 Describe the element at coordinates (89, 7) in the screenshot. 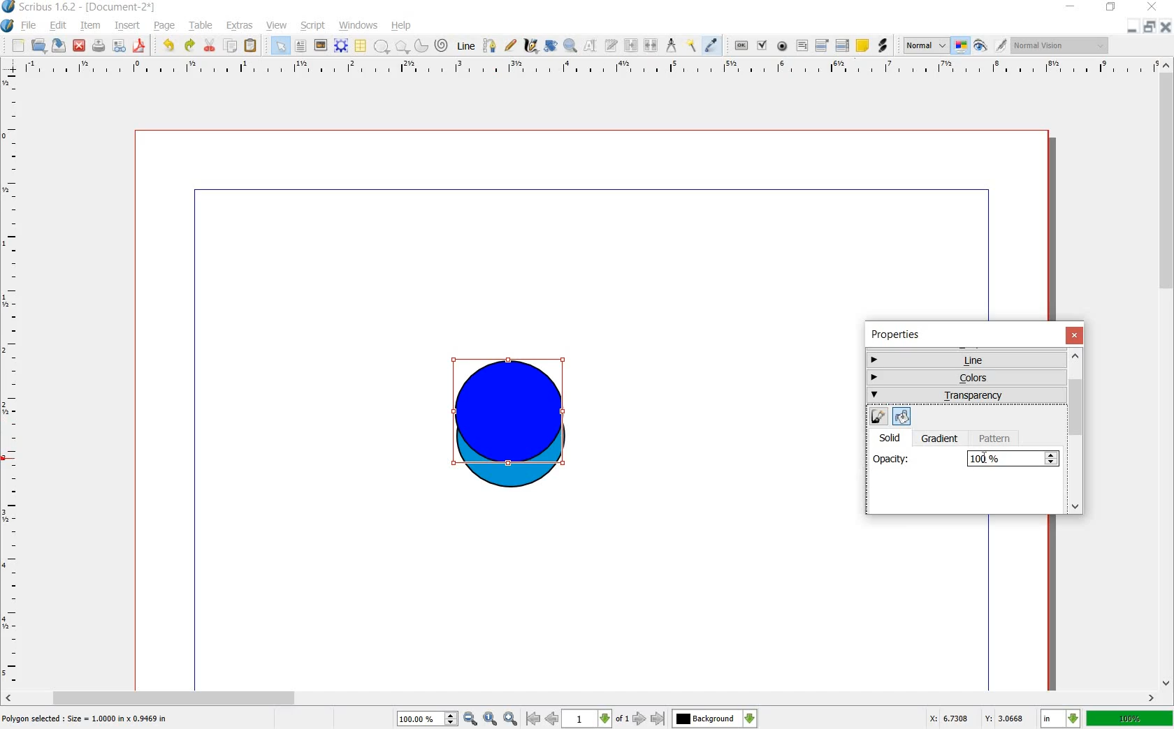

I see `scribus 1.6.2 - [document-2*]` at that location.